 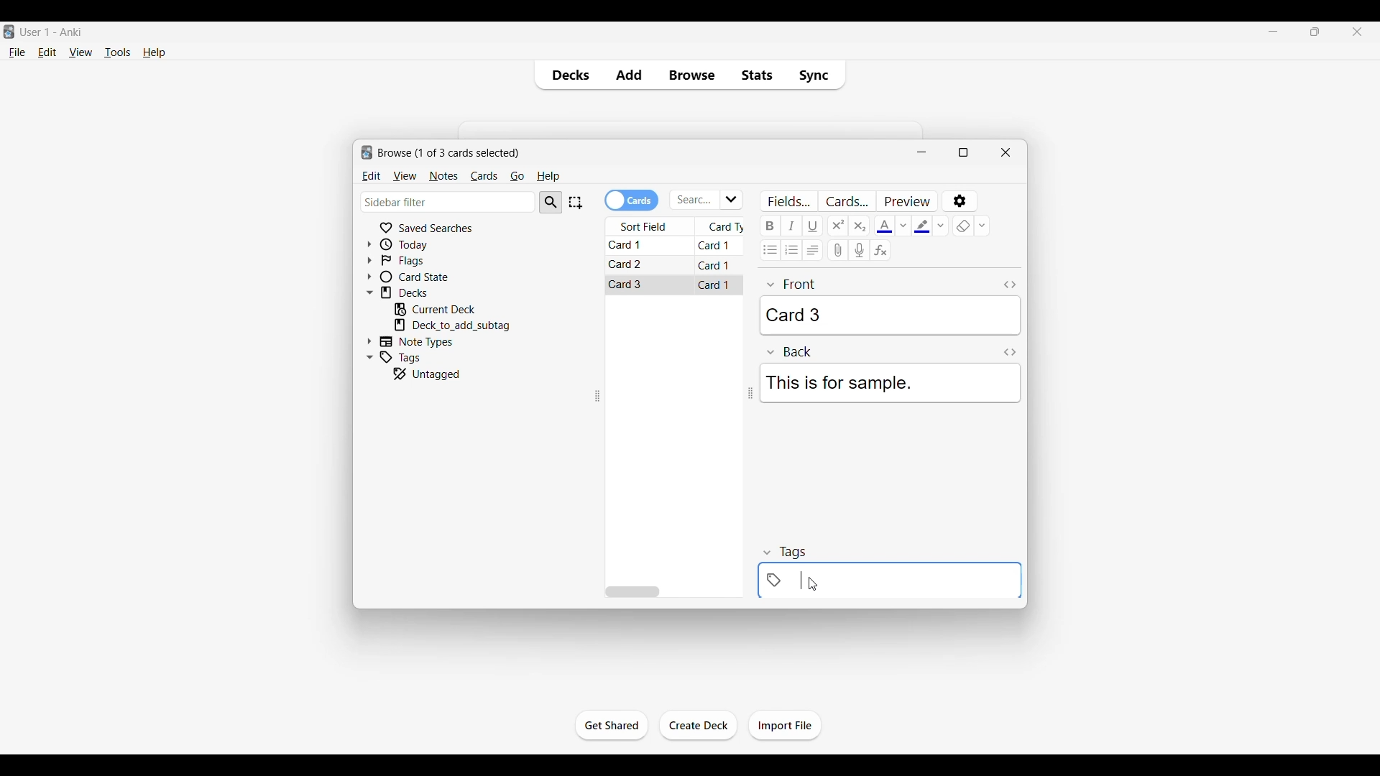 I want to click on eraser, so click(x=963, y=226).